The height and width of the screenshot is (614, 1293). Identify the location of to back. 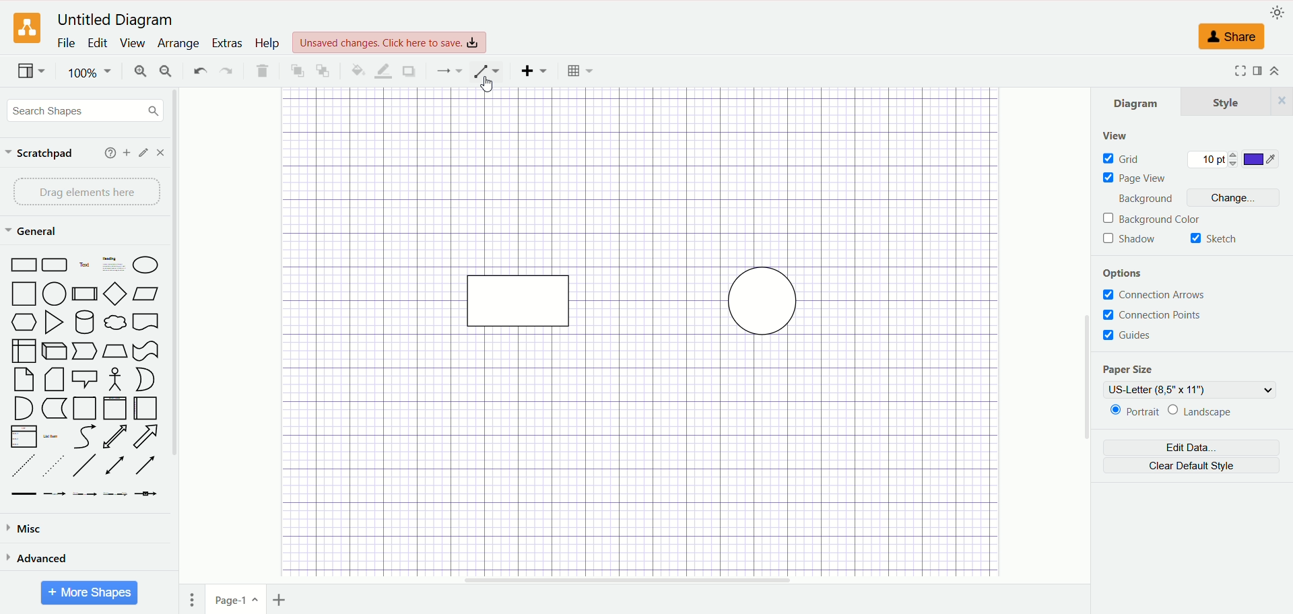
(321, 70).